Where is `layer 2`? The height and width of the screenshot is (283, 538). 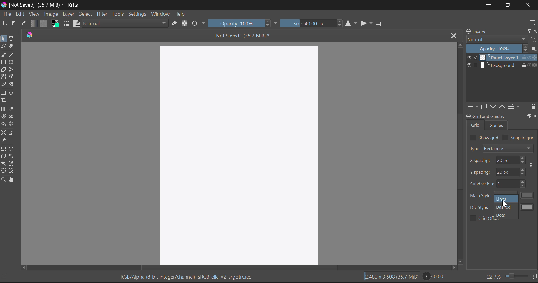
layer 2 is located at coordinates (499, 65).